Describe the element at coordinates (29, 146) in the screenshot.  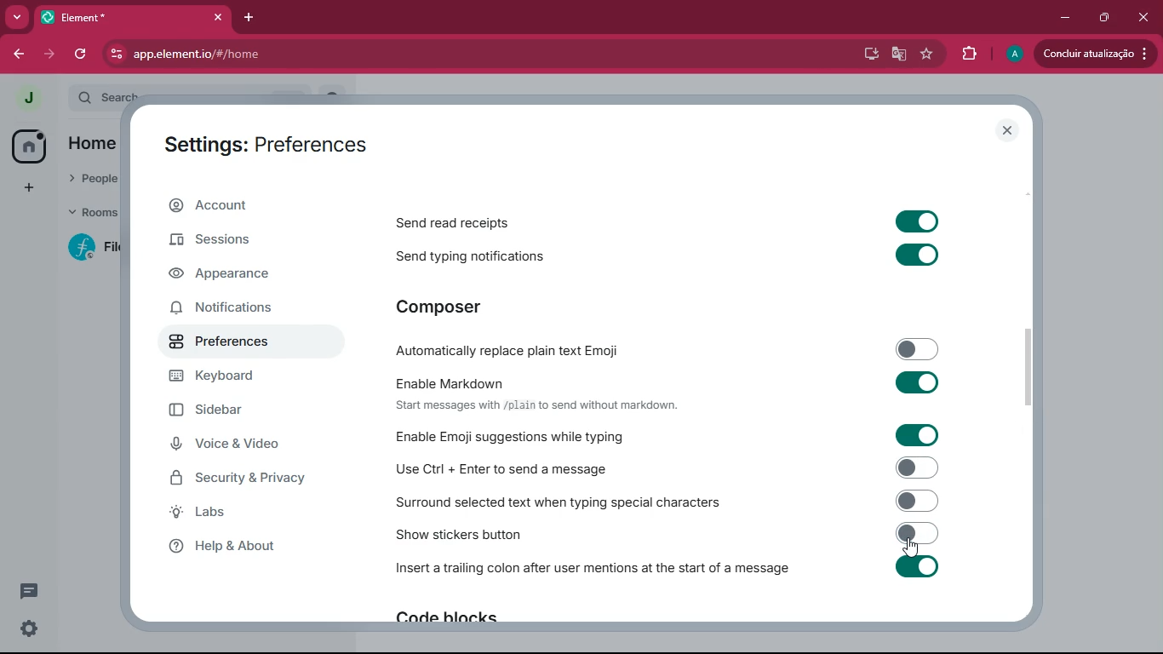
I see `home` at that location.